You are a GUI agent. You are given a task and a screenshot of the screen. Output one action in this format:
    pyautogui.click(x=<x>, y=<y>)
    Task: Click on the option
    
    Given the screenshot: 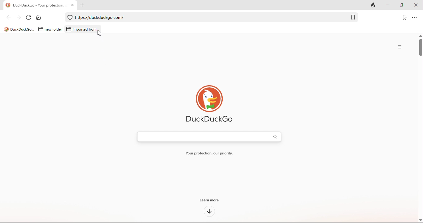 What is the action you would take?
    pyautogui.click(x=399, y=48)
    